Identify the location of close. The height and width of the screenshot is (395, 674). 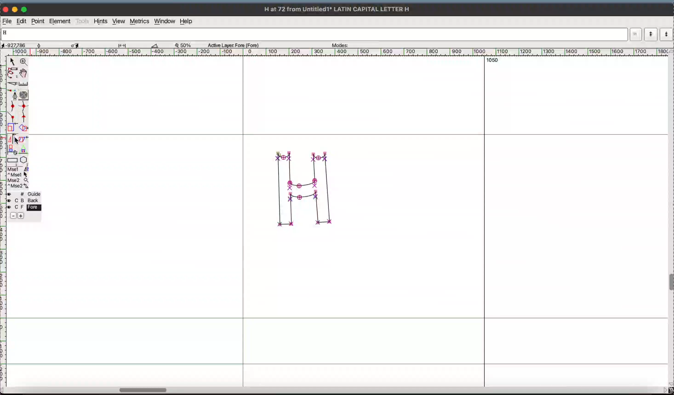
(6, 9).